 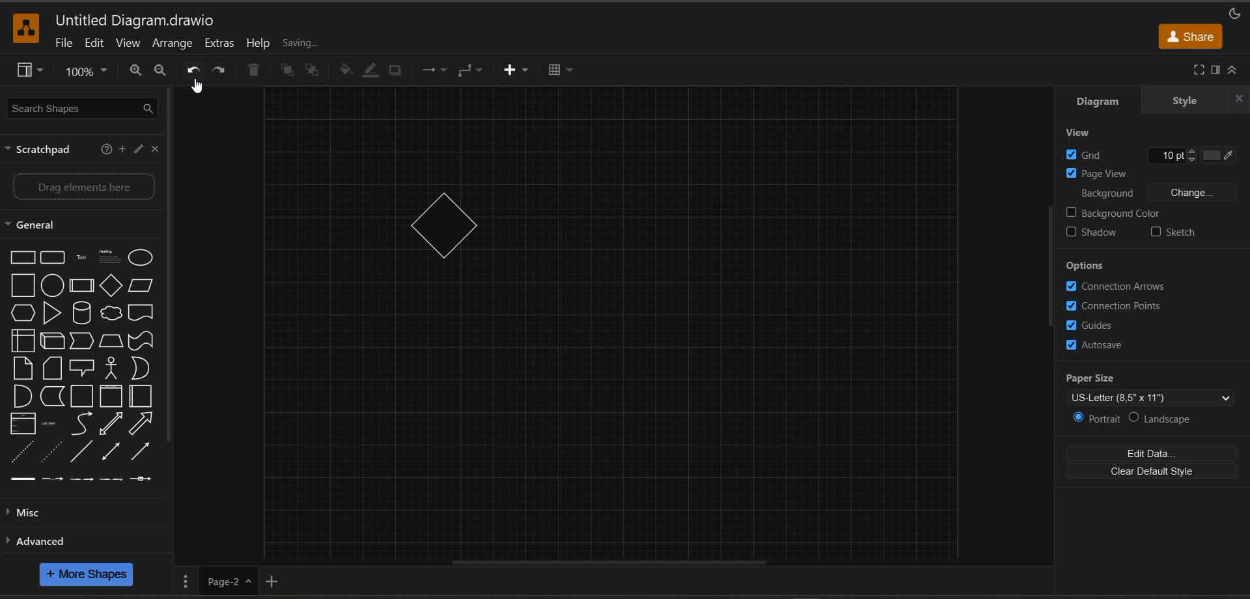 What do you see at coordinates (1159, 451) in the screenshot?
I see `edit data` at bounding box center [1159, 451].